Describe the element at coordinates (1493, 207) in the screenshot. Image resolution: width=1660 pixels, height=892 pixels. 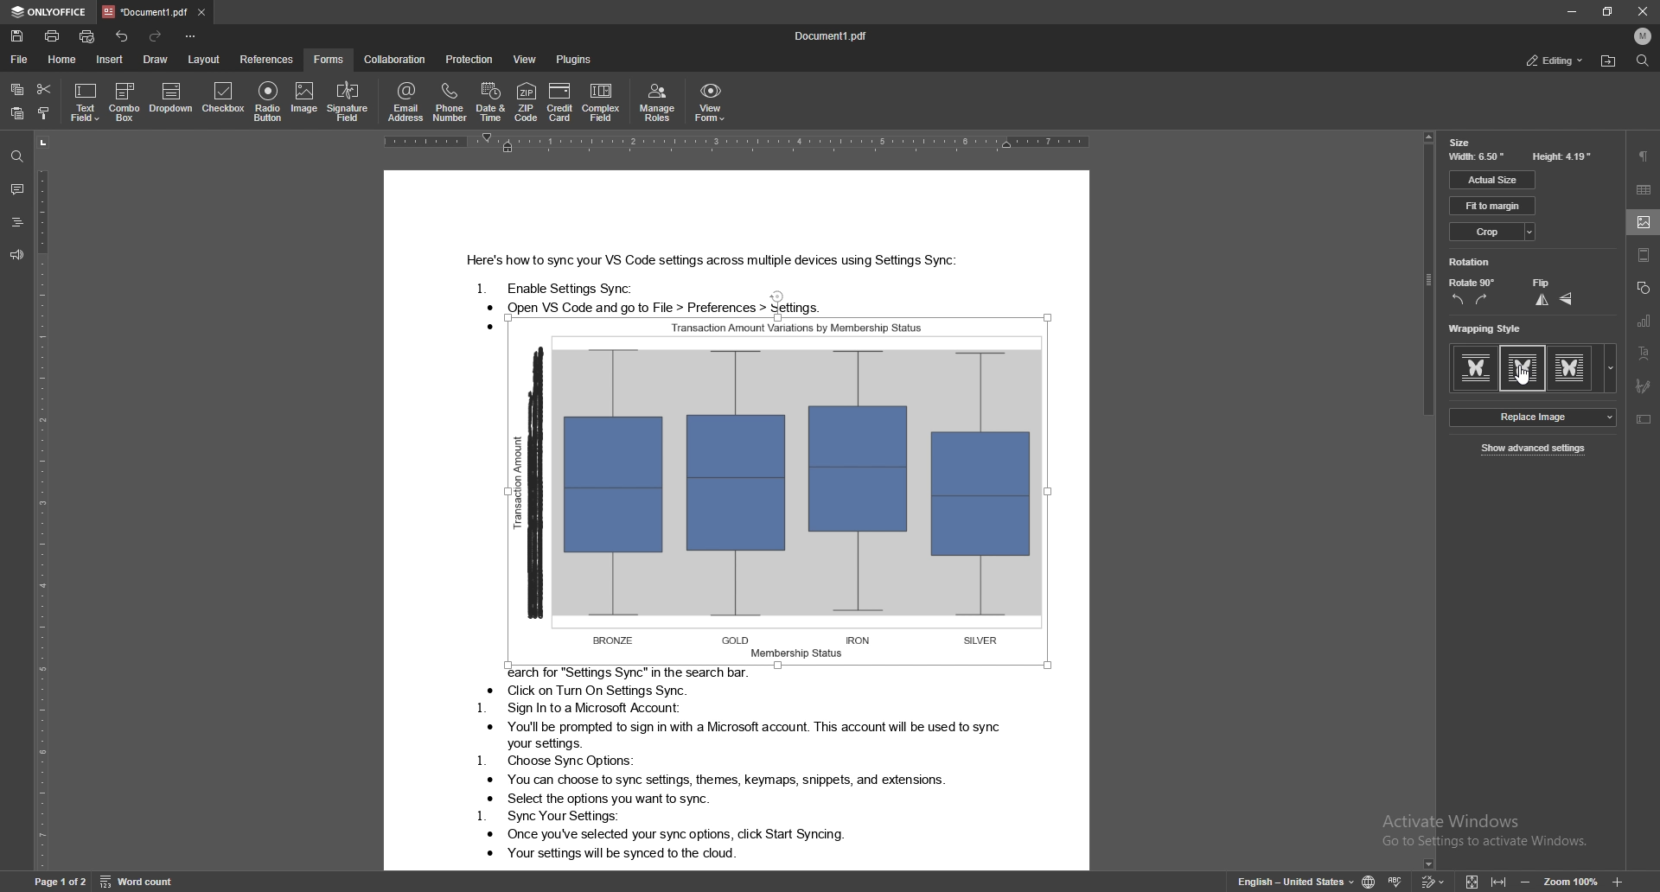
I see `fit to margin` at that location.